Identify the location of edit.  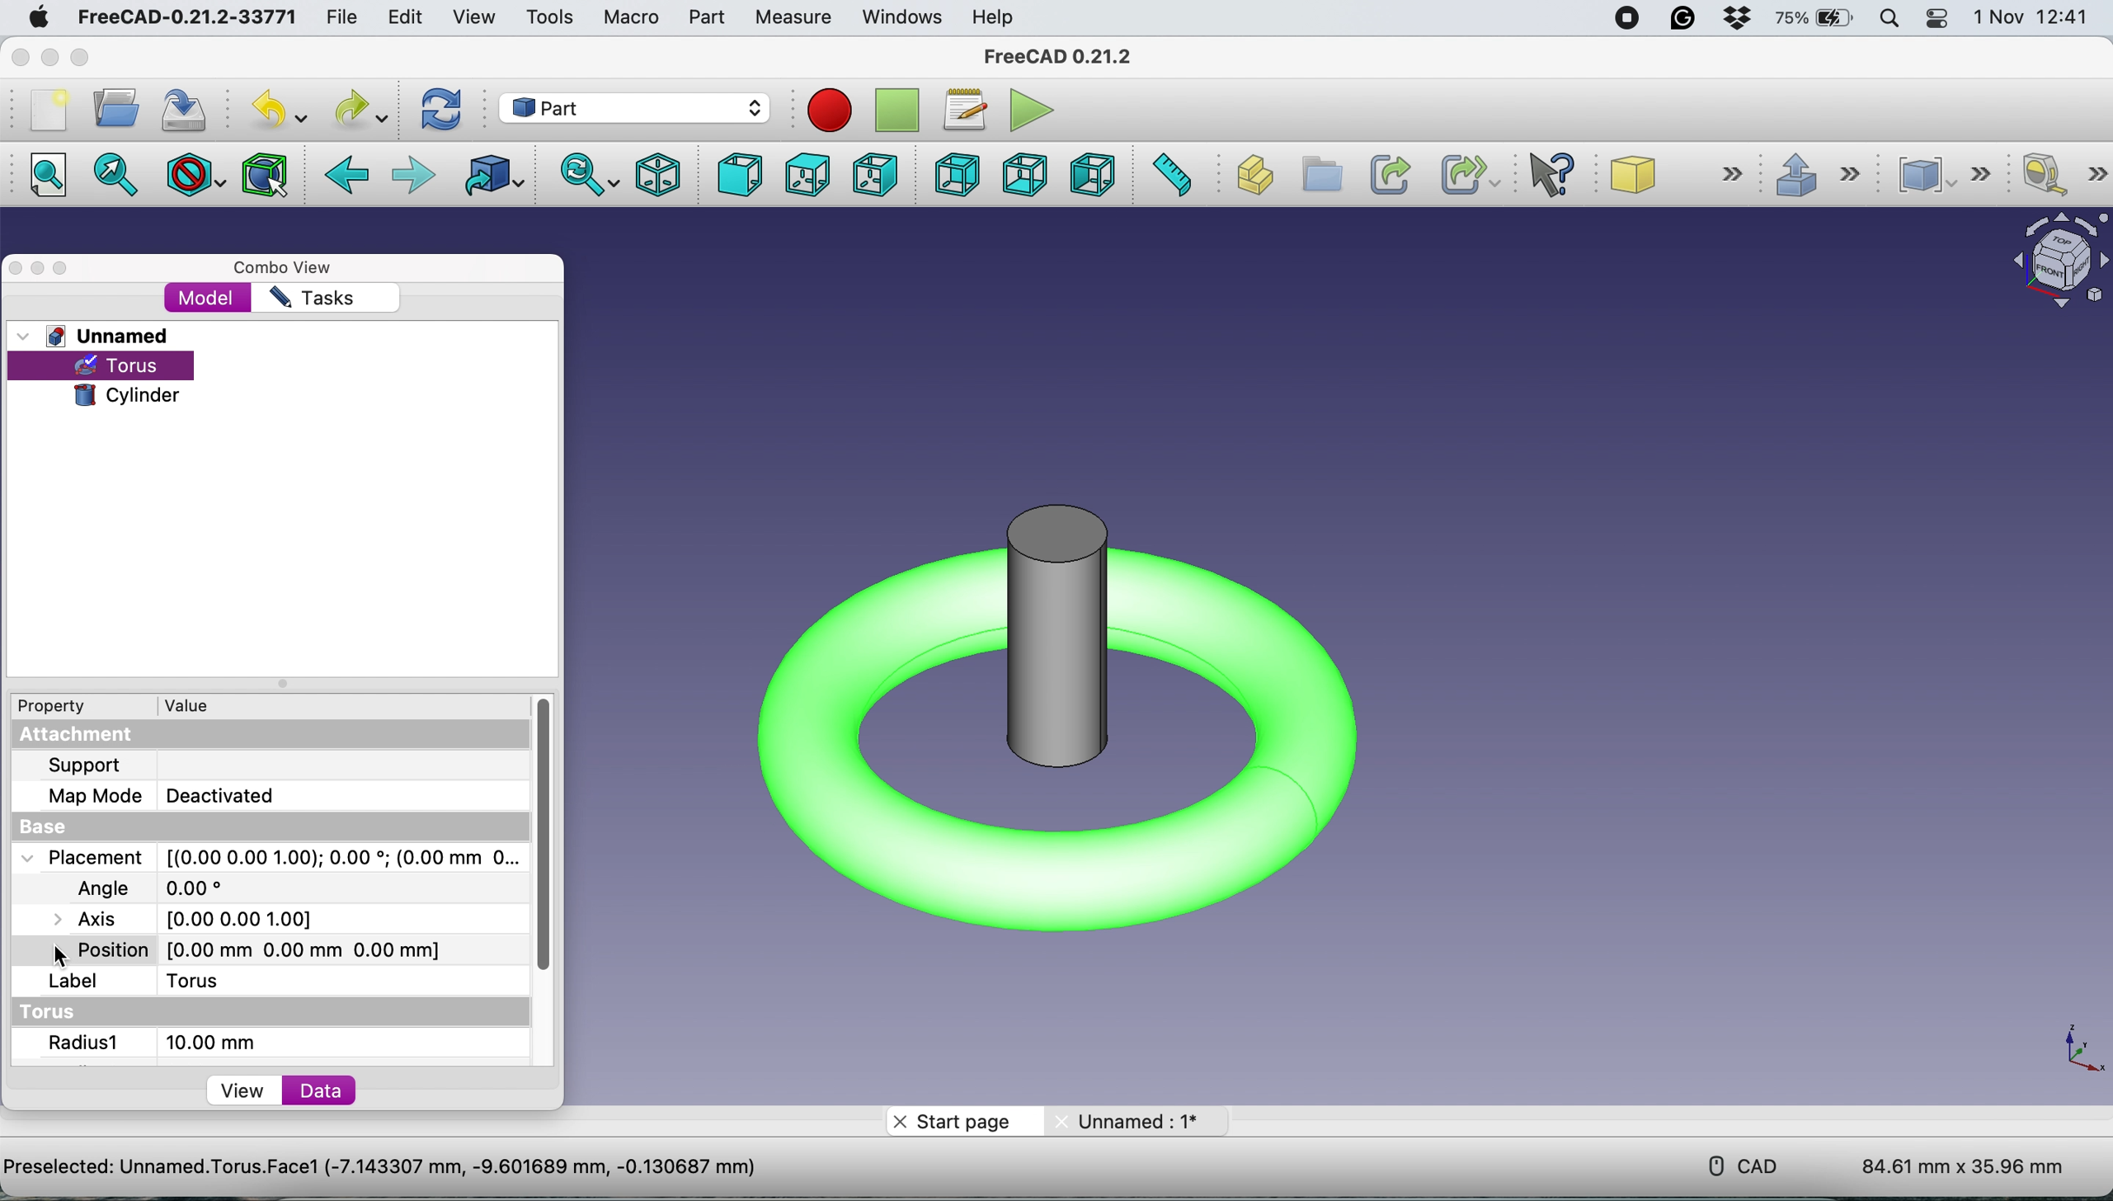
(402, 17).